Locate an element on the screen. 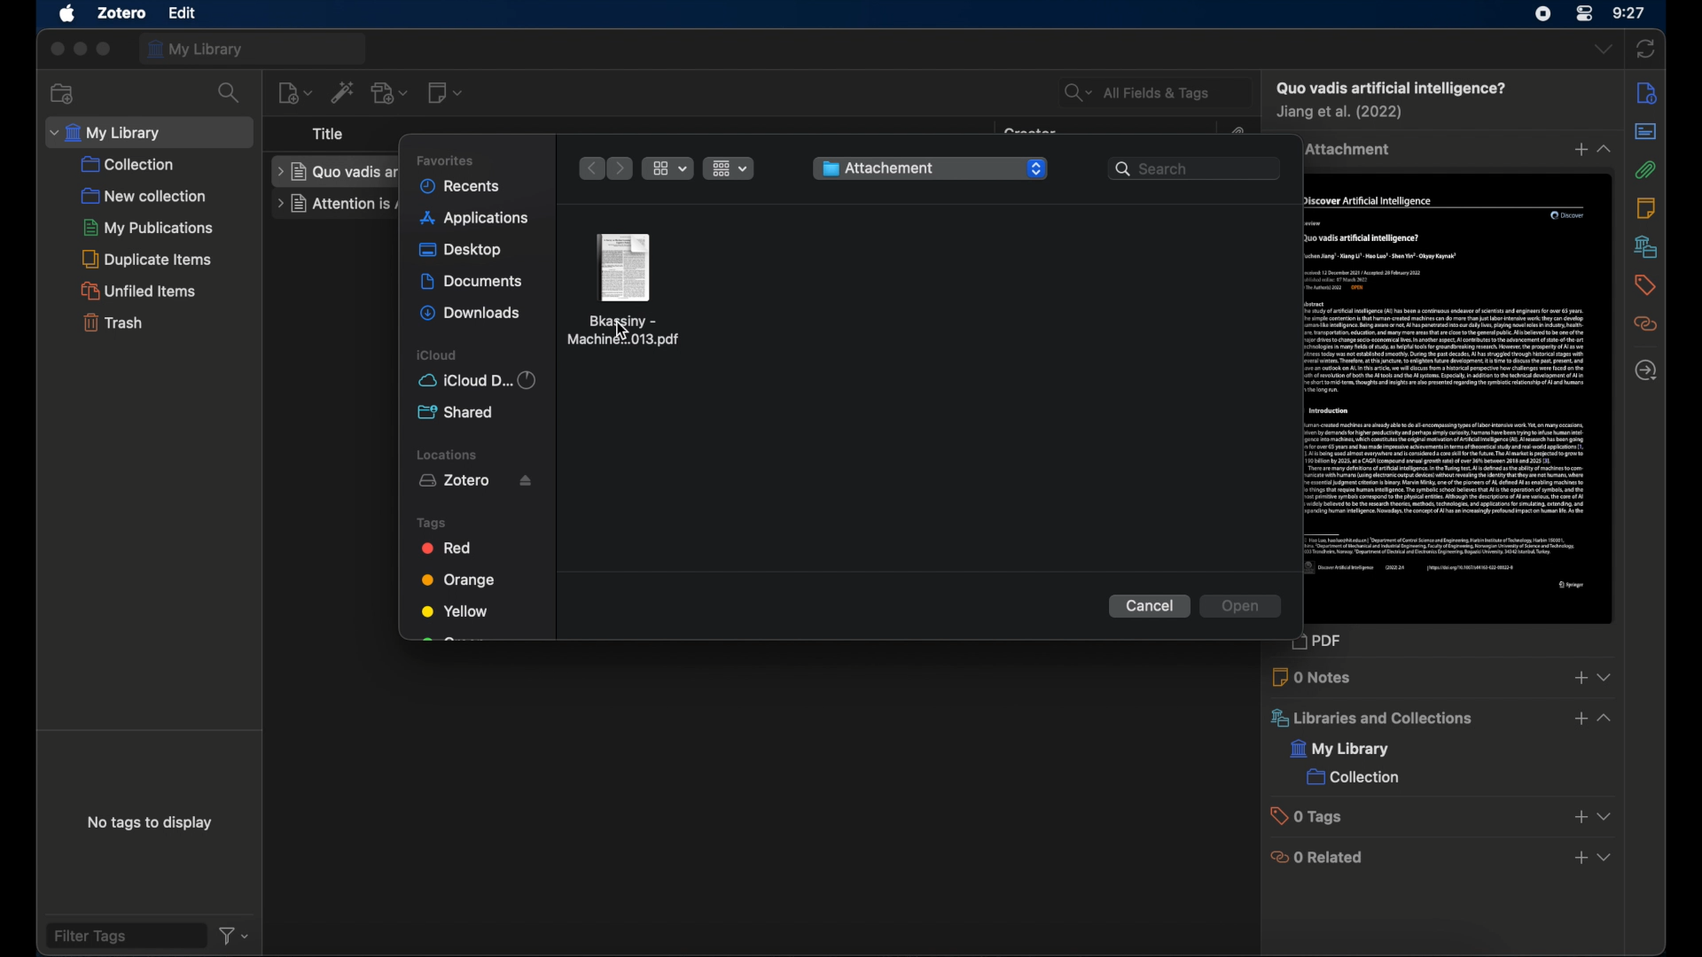 Image resolution: width=1702 pixels, height=957 pixels. new collection is located at coordinates (61, 92).